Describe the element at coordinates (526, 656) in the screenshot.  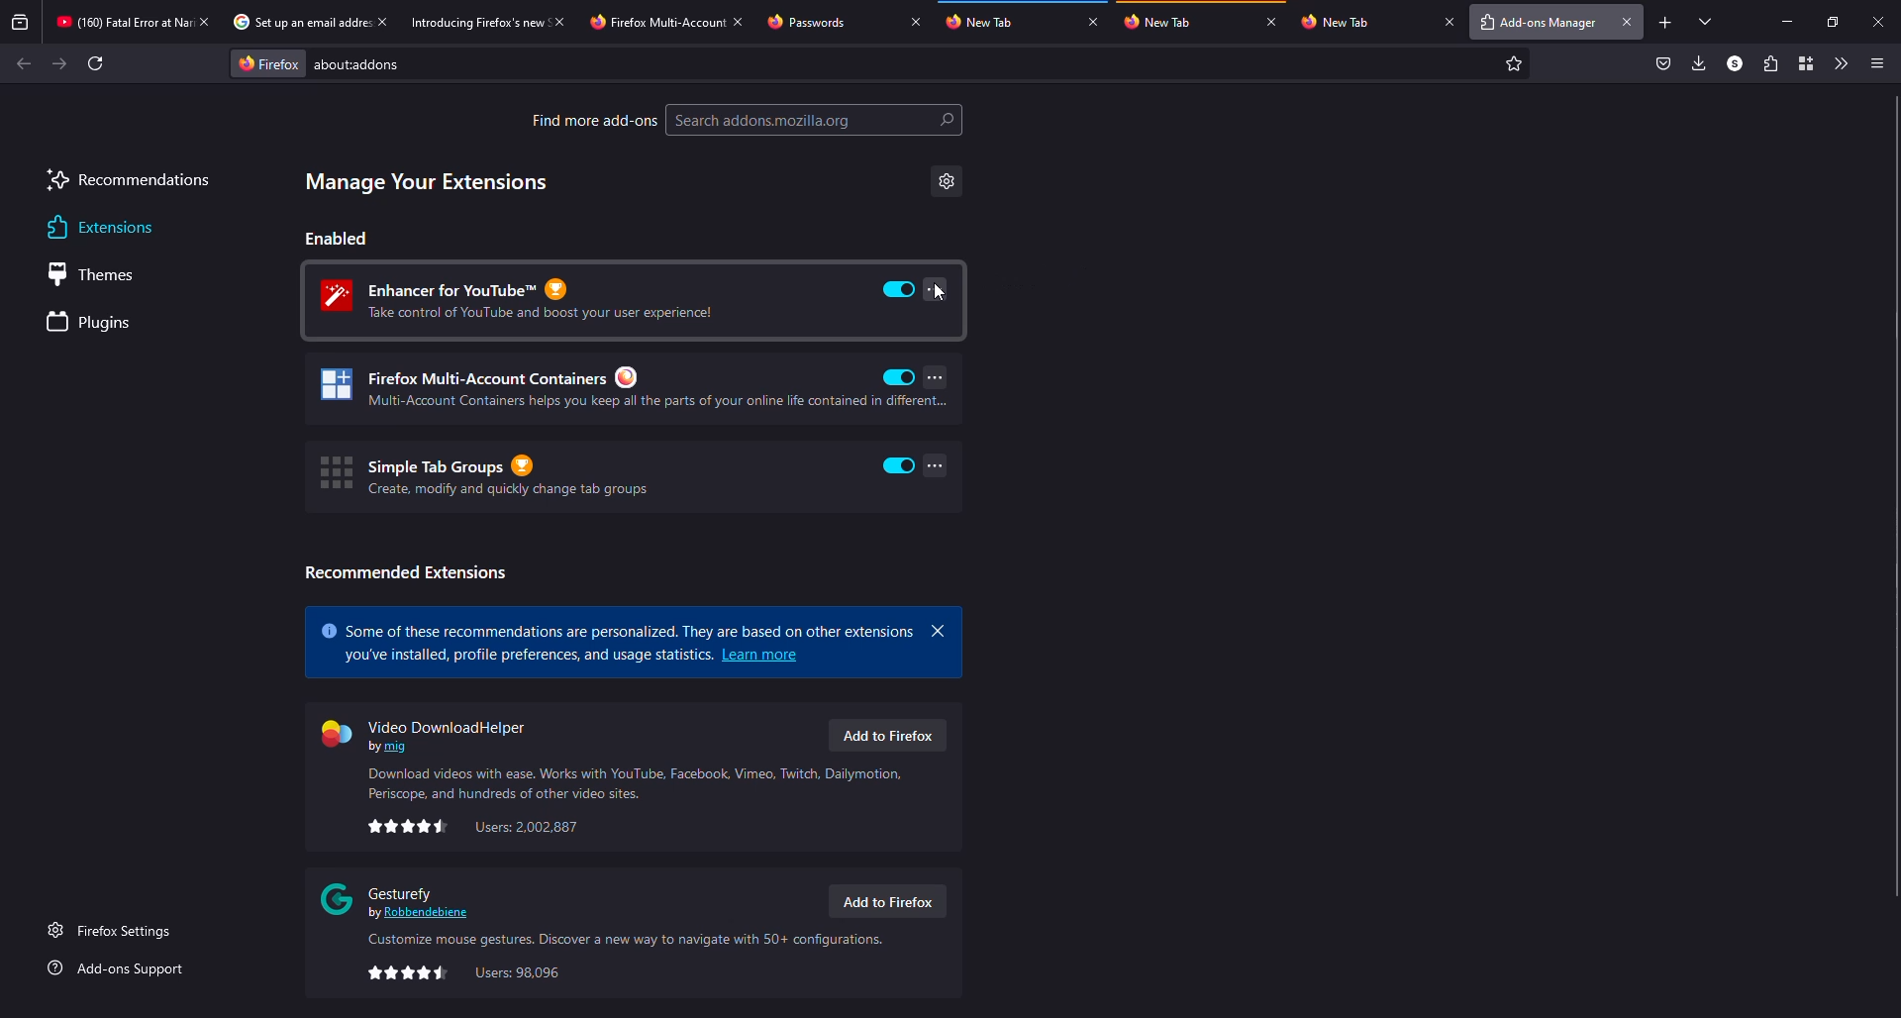
I see `Text` at that location.